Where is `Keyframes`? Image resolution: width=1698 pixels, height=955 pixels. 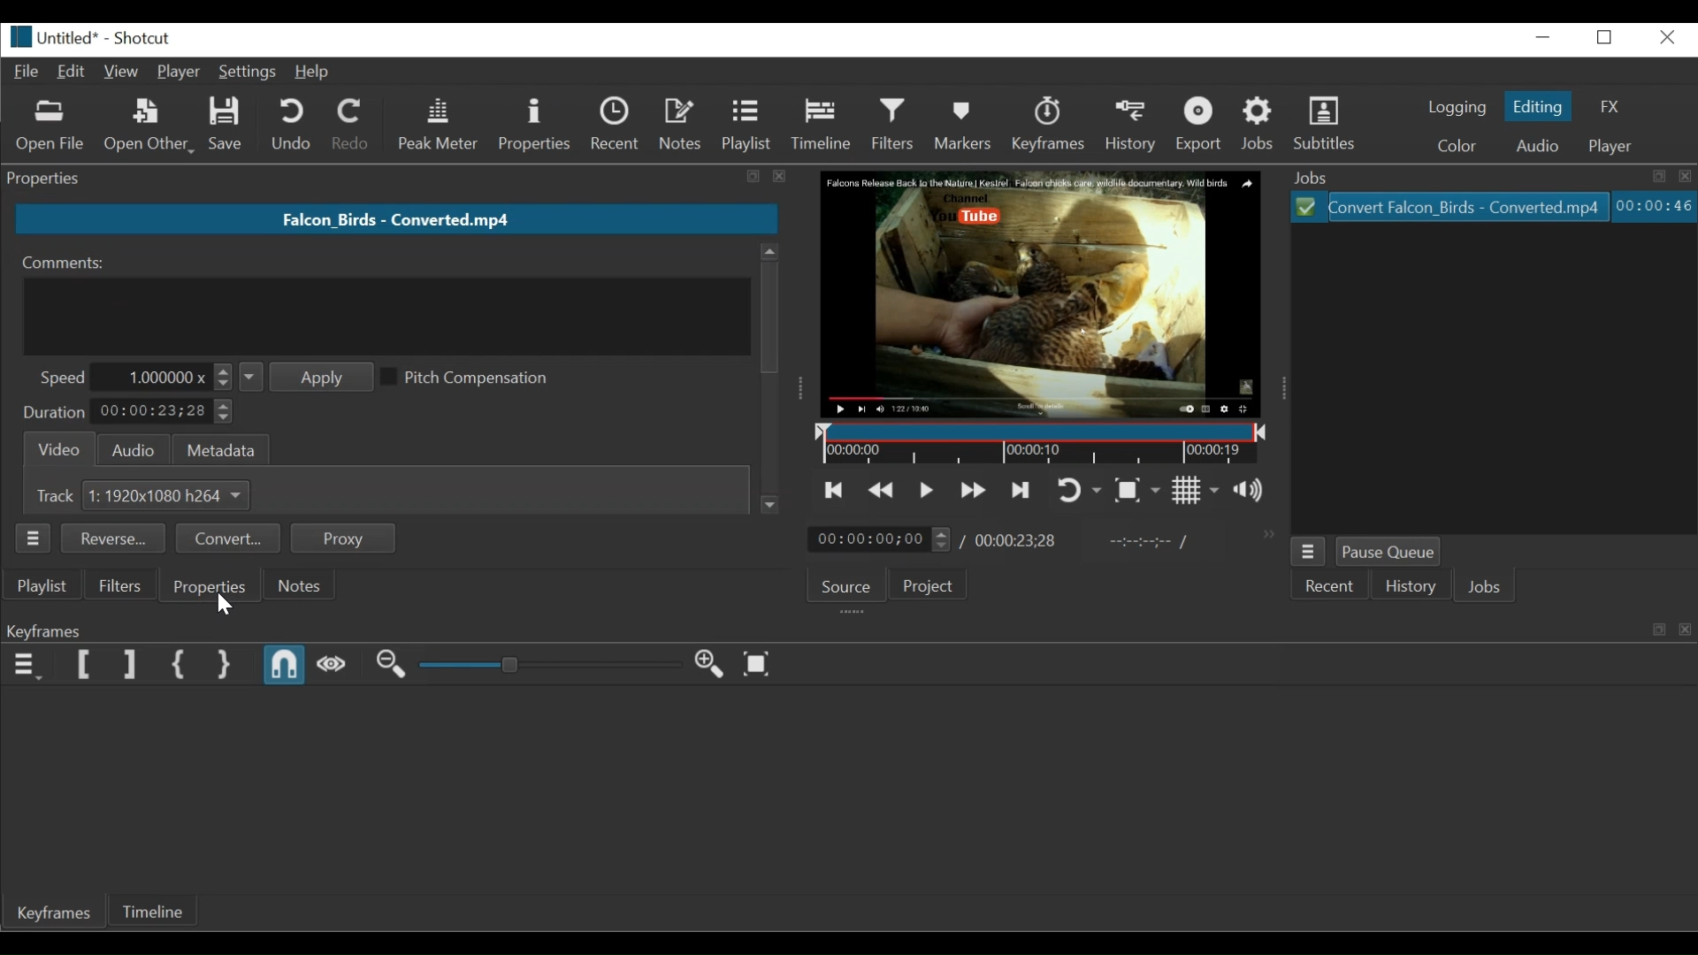 Keyframes is located at coordinates (1052, 126).